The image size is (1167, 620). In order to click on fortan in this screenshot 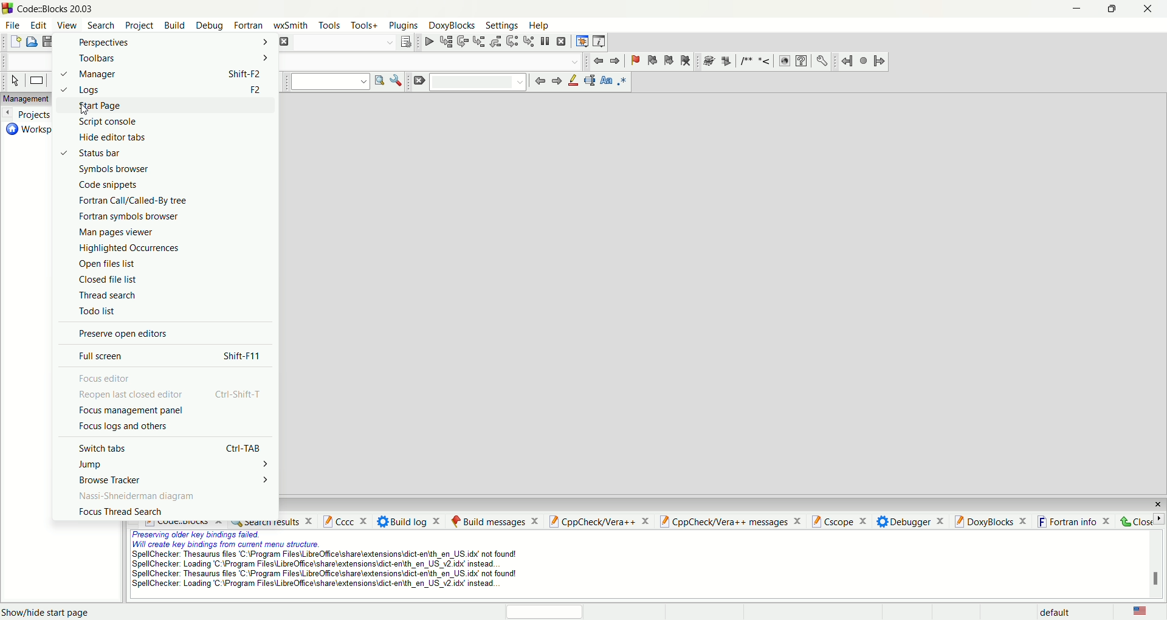, I will do `click(249, 26)`.